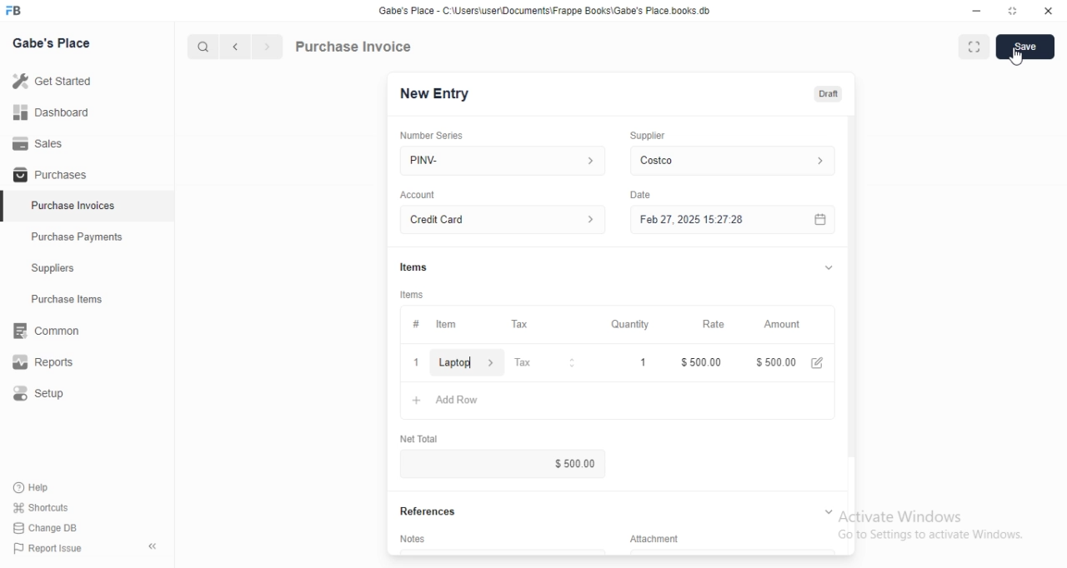 The height and width of the screenshot is (568, 1067). I want to click on Draft, so click(829, 94).